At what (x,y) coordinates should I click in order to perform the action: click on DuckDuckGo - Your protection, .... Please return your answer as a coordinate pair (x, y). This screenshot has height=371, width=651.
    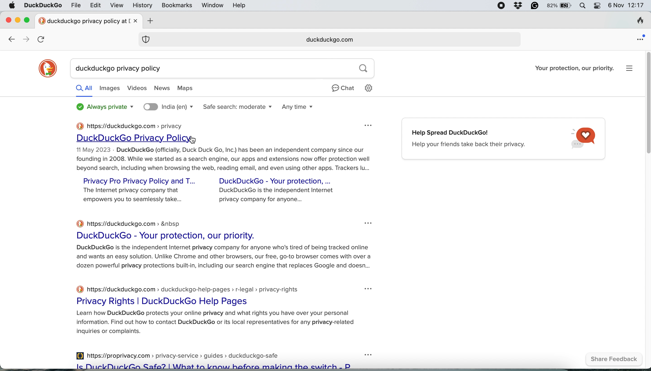
    Looking at the image, I should click on (270, 180).